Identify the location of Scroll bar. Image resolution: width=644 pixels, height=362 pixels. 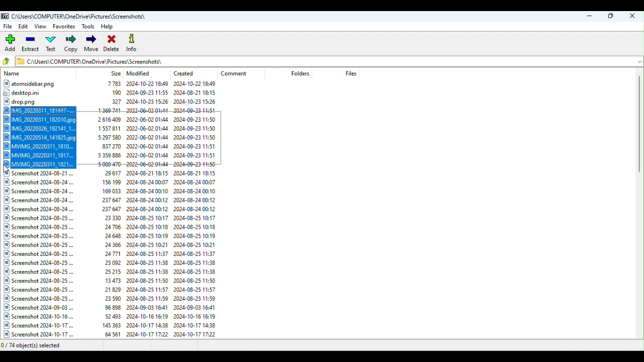
(640, 205).